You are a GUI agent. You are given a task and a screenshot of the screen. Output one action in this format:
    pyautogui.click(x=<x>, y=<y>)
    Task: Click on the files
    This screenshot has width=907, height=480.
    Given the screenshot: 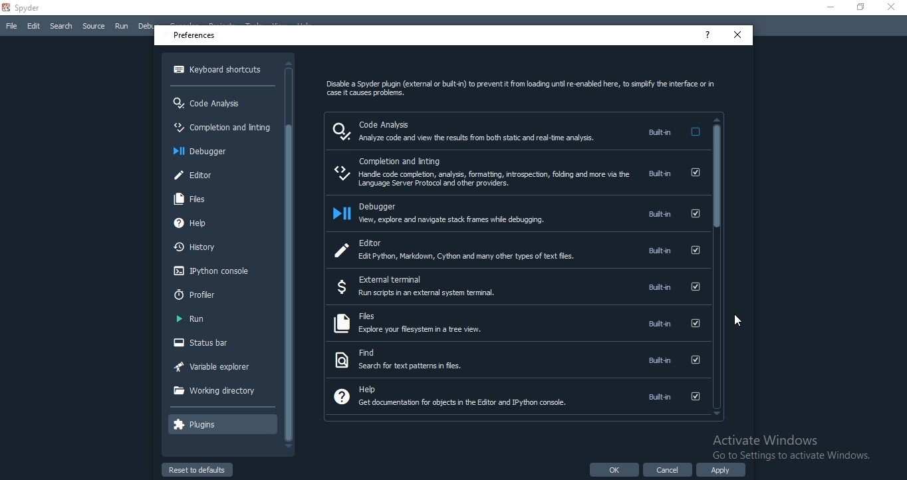 What is the action you would take?
    pyautogui.click(x=219, y=197)
    